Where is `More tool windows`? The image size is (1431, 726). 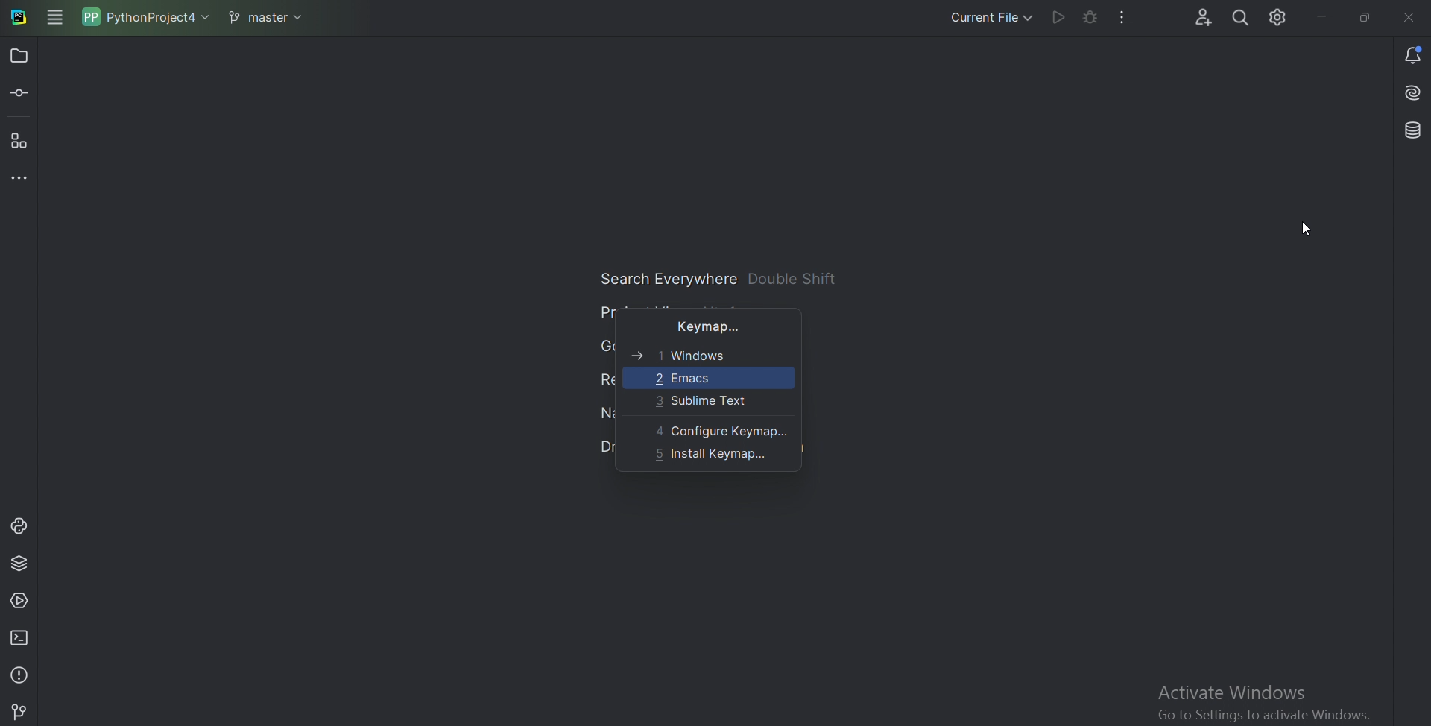 More tool windows is located at coordinates (19, 177).